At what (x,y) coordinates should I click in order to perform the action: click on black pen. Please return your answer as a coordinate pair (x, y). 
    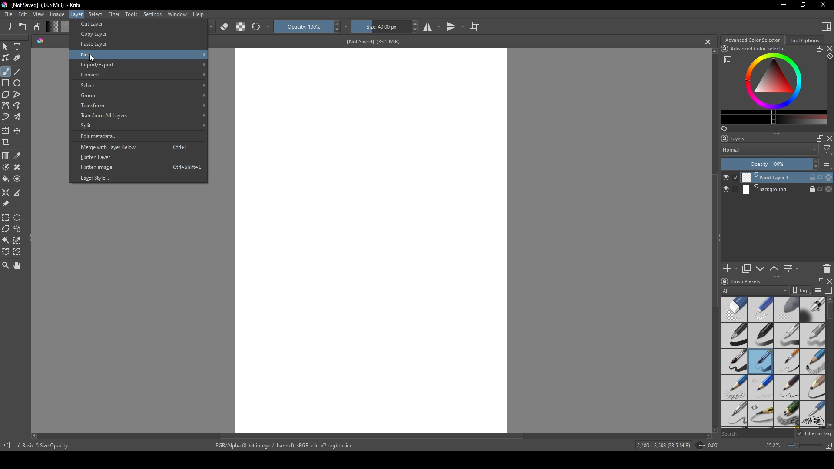
    Looking at the image, I should click on (761, 335).